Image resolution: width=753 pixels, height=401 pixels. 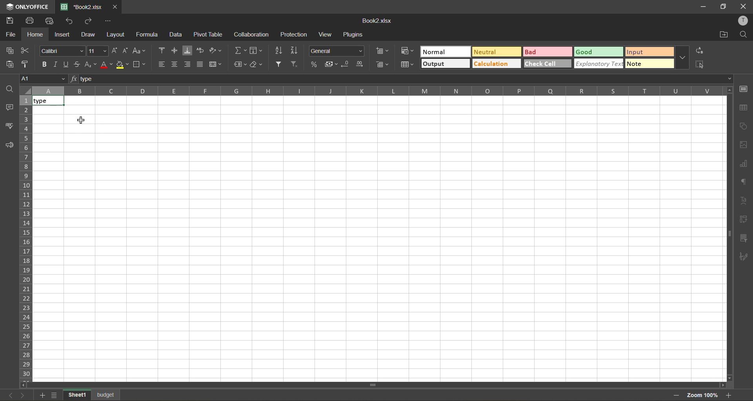 What do you see at coordinates (172, 49) in the screenshot?
I see `align middle` at bounding box center [172, 49].